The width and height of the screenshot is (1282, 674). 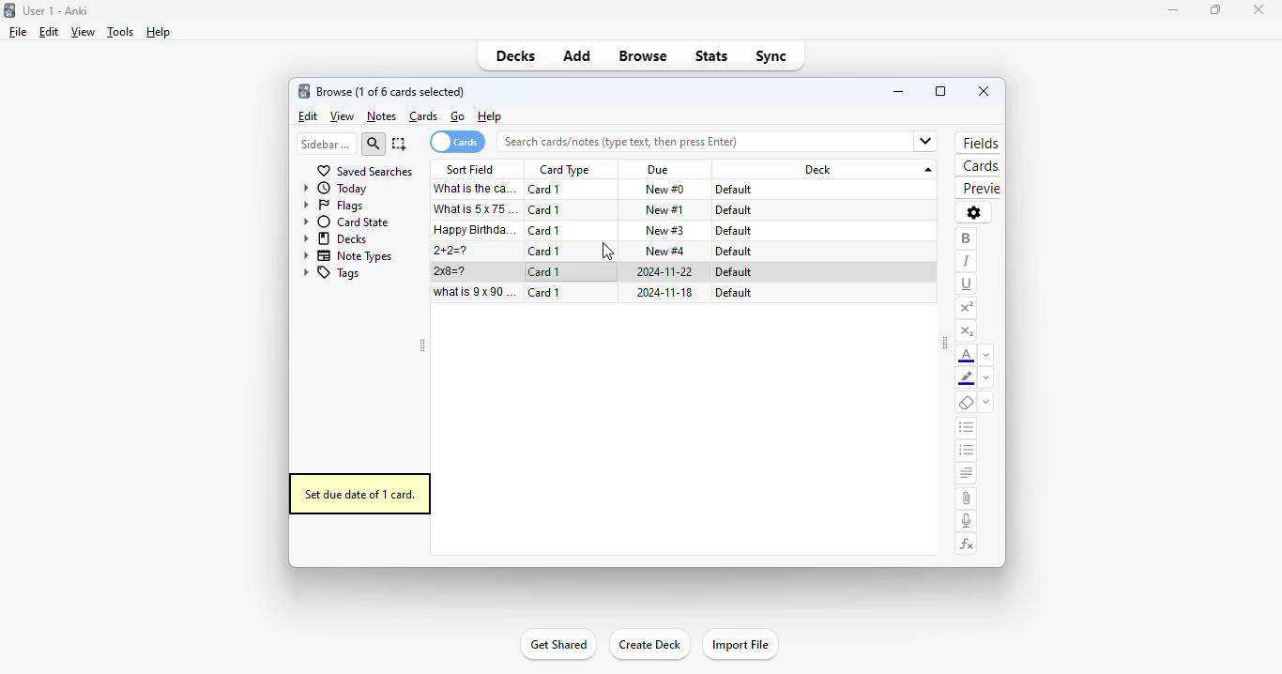 I want to click on tools, so click(x=119, y=33).